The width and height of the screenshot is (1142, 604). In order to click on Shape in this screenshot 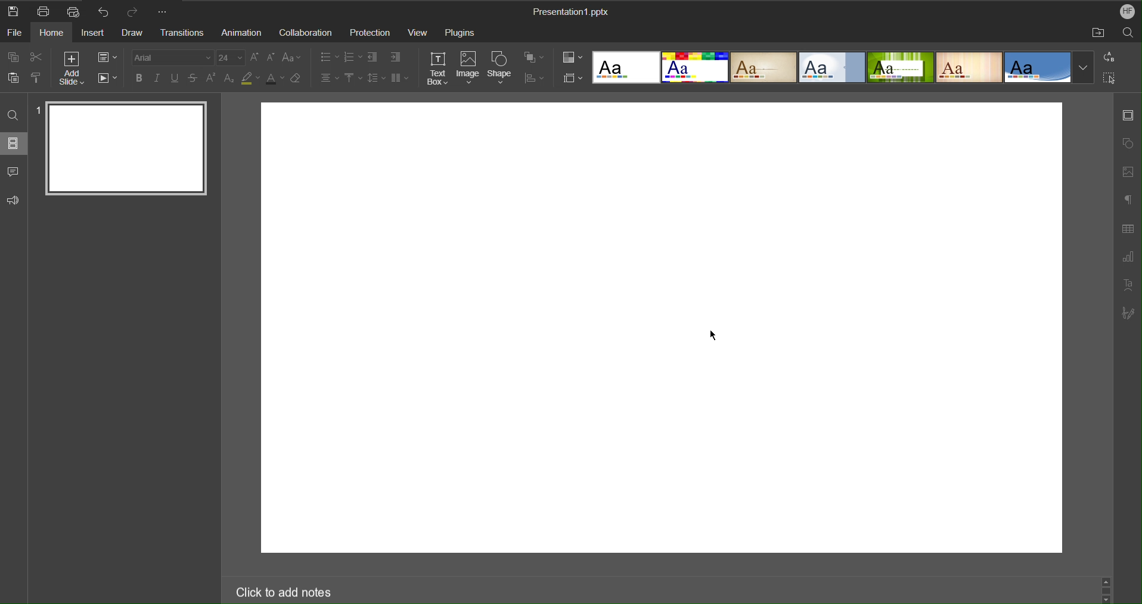, I will do `click(499, 69)`.